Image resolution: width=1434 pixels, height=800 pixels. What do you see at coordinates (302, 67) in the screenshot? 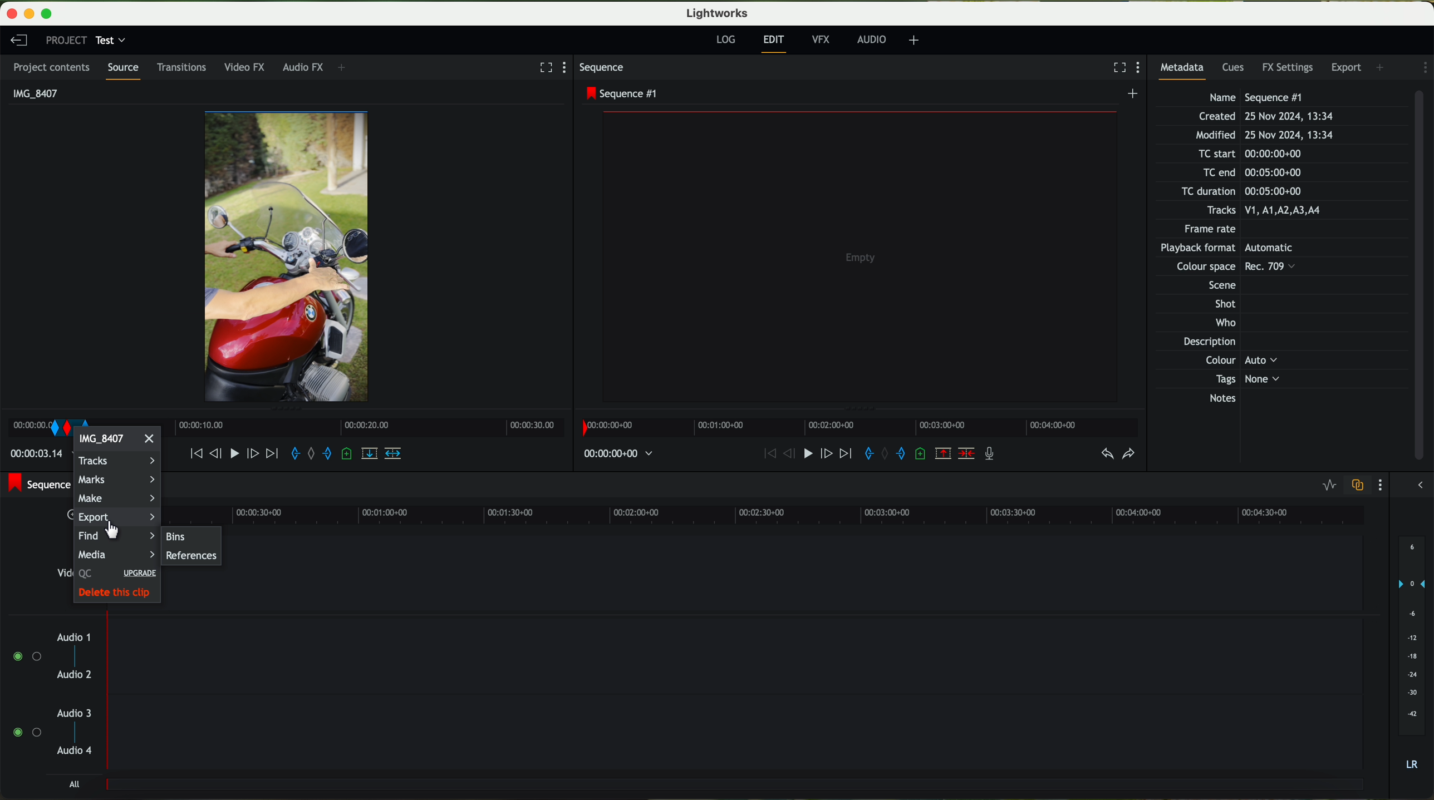
I see `audio FX` at bounding box center [302, 67].